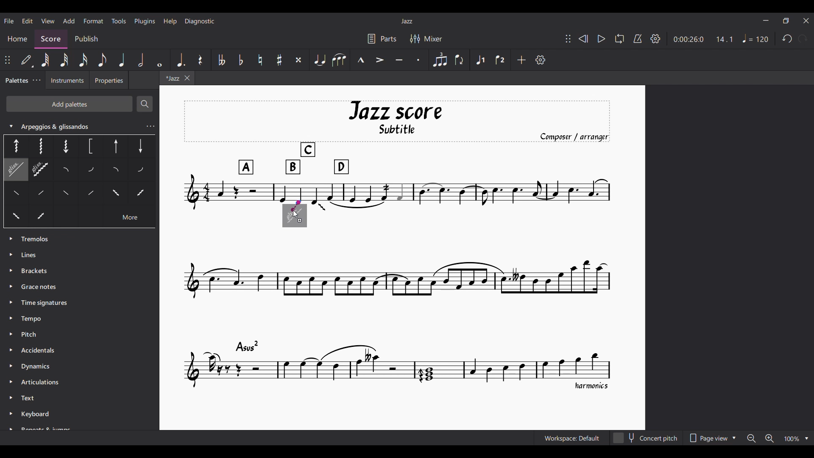  Describe the element at coordinates (712, 438) in the screenshot. I see `Page view options` at that location.